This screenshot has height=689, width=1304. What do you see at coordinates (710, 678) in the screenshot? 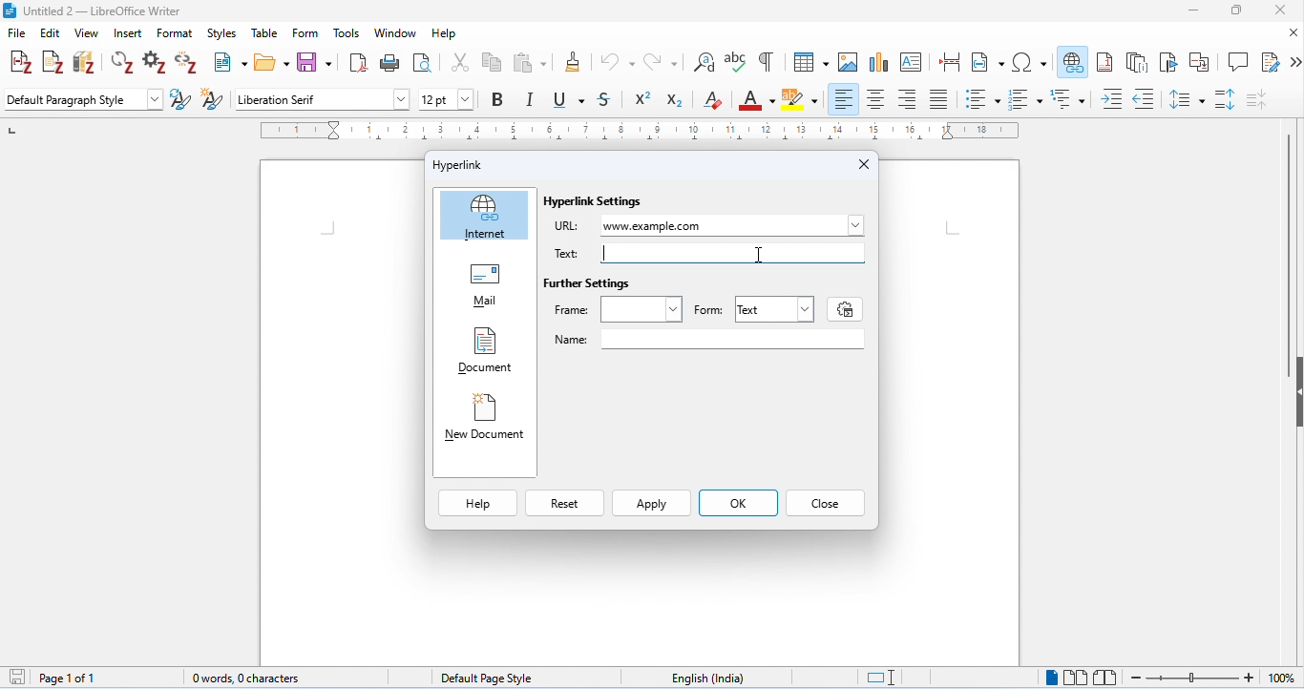
I see `language` at bounding box center [710, 678].